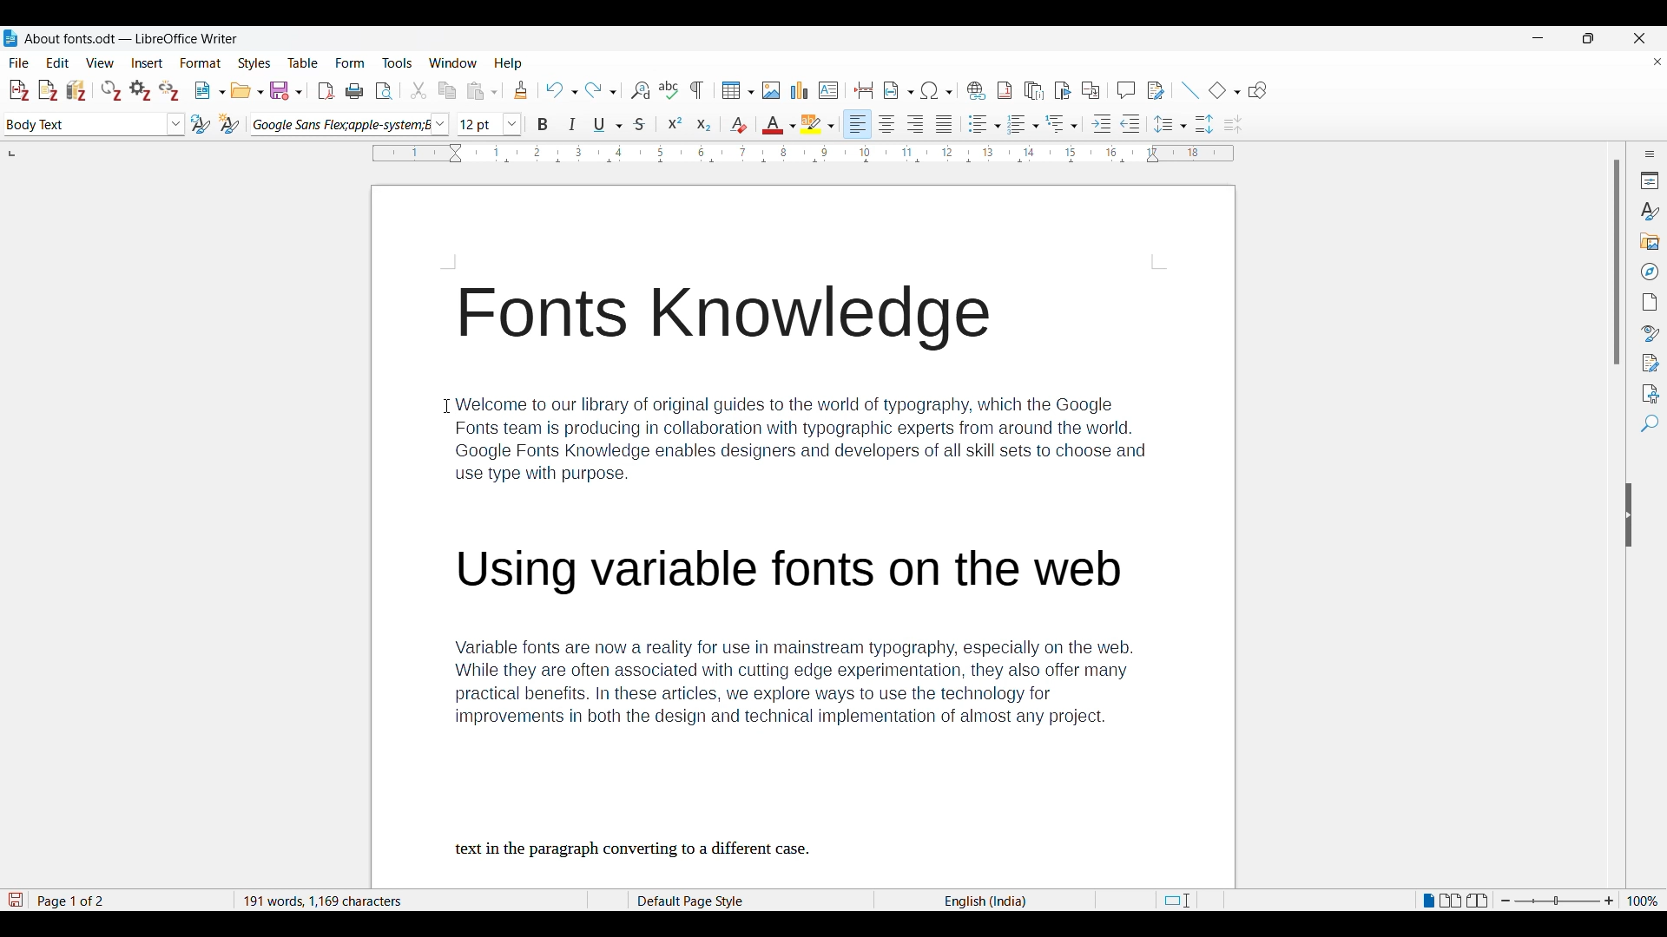 This screenshot has height=937, width=1667. What do you see at coordinates (490, 124) in the screenshot?
I see `Font size` at bounding box center [490, 124].